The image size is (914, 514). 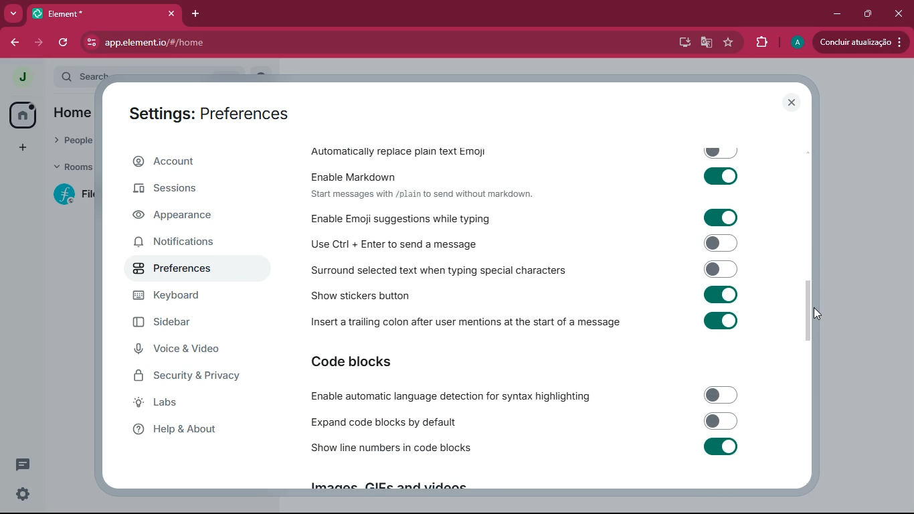 What do you see at coordinates (169, 74) in the screenshot?
I see `Search` at bounding box center [169, 74].